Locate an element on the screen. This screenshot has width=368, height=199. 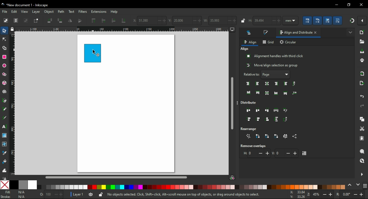
width of selection is located at coordinates (220, 20).